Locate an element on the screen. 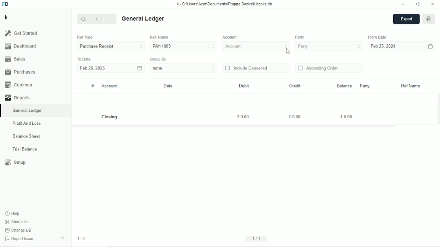 The image size is (440, 247). k - C:\Users\Acer\Documents\Frappe books\k.books.db is located at coordinates (225, 4).